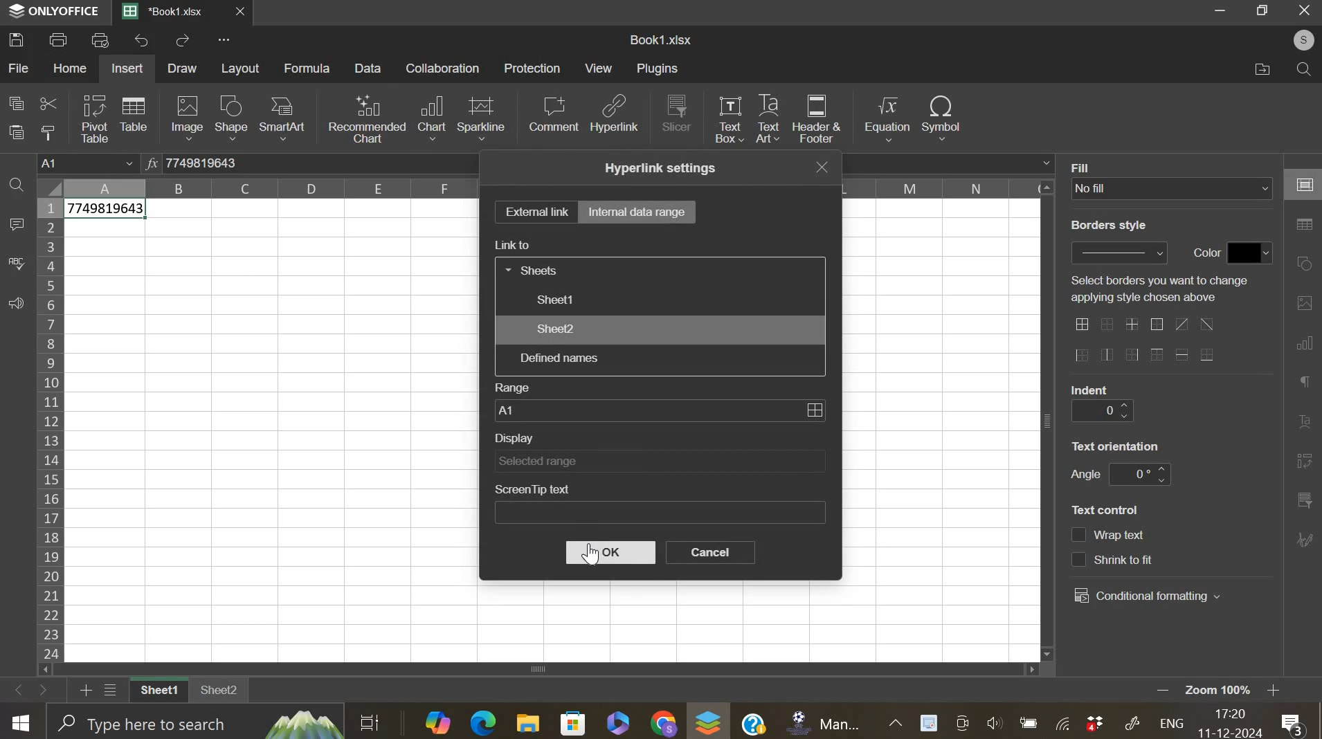 The height and width of the screenshot is (739, 1322). What do you see at coordinates (143, 40) in the screenshot?
I see `undo` at bounding box center [143, 40].